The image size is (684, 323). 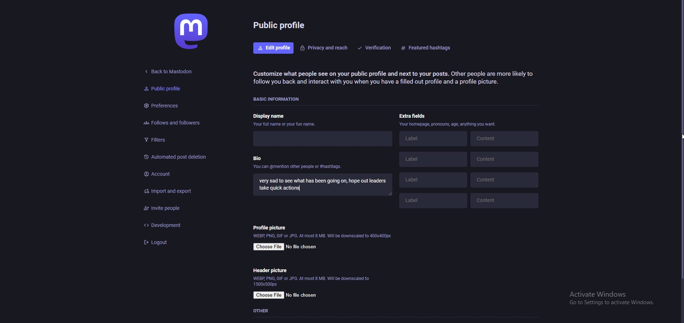 What do you see at coordinates (270, 227) in the screenshot?
I see `profile picture` at bounding box center [270, 227].